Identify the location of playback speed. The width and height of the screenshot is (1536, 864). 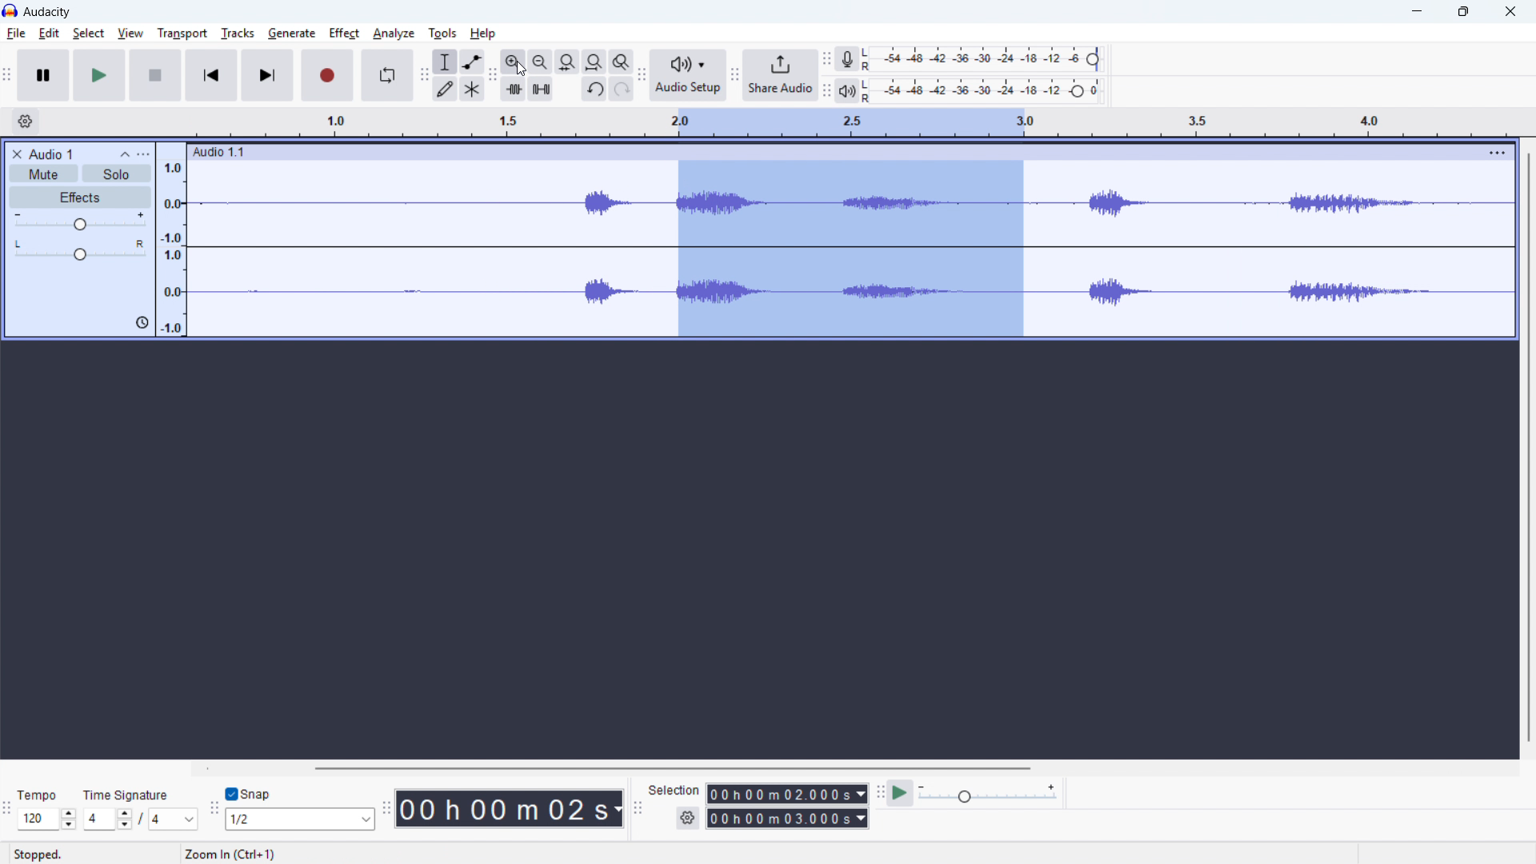
(988, 794).